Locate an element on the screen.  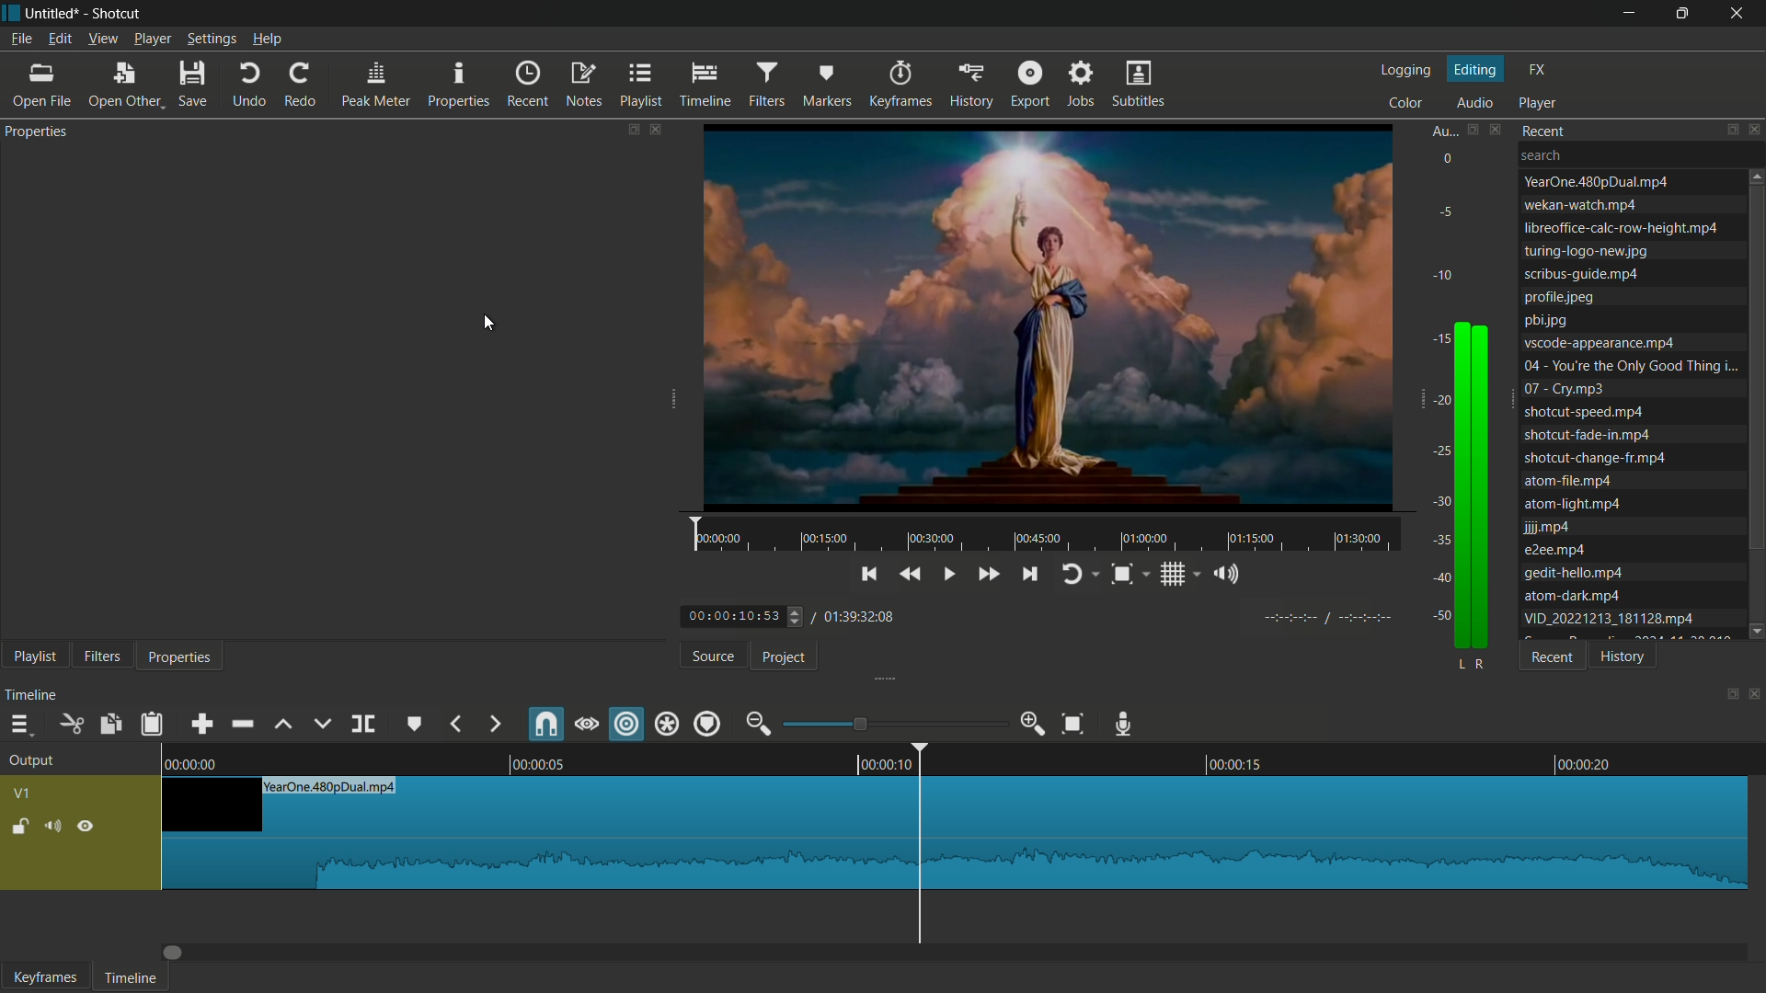
app name is located at coordinates (118, 14).